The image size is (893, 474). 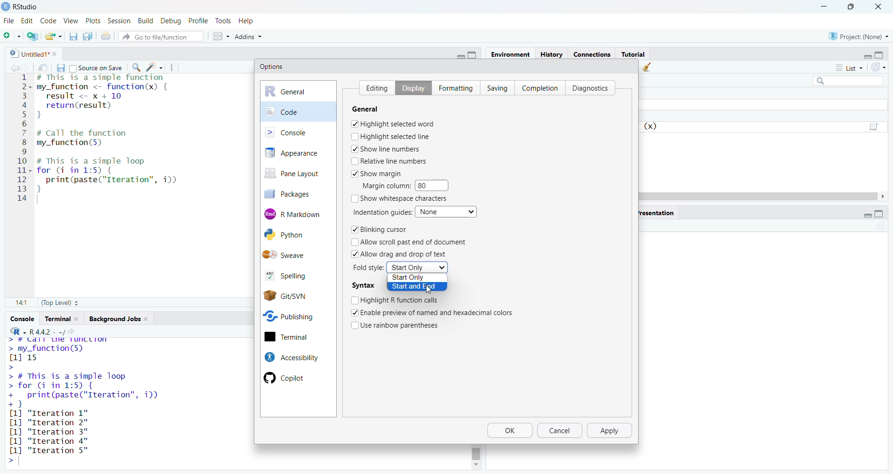 What do you see at coordinates (22, 140) in the screenshot?
I see `serial numbers` at bounding box center [22, 140].